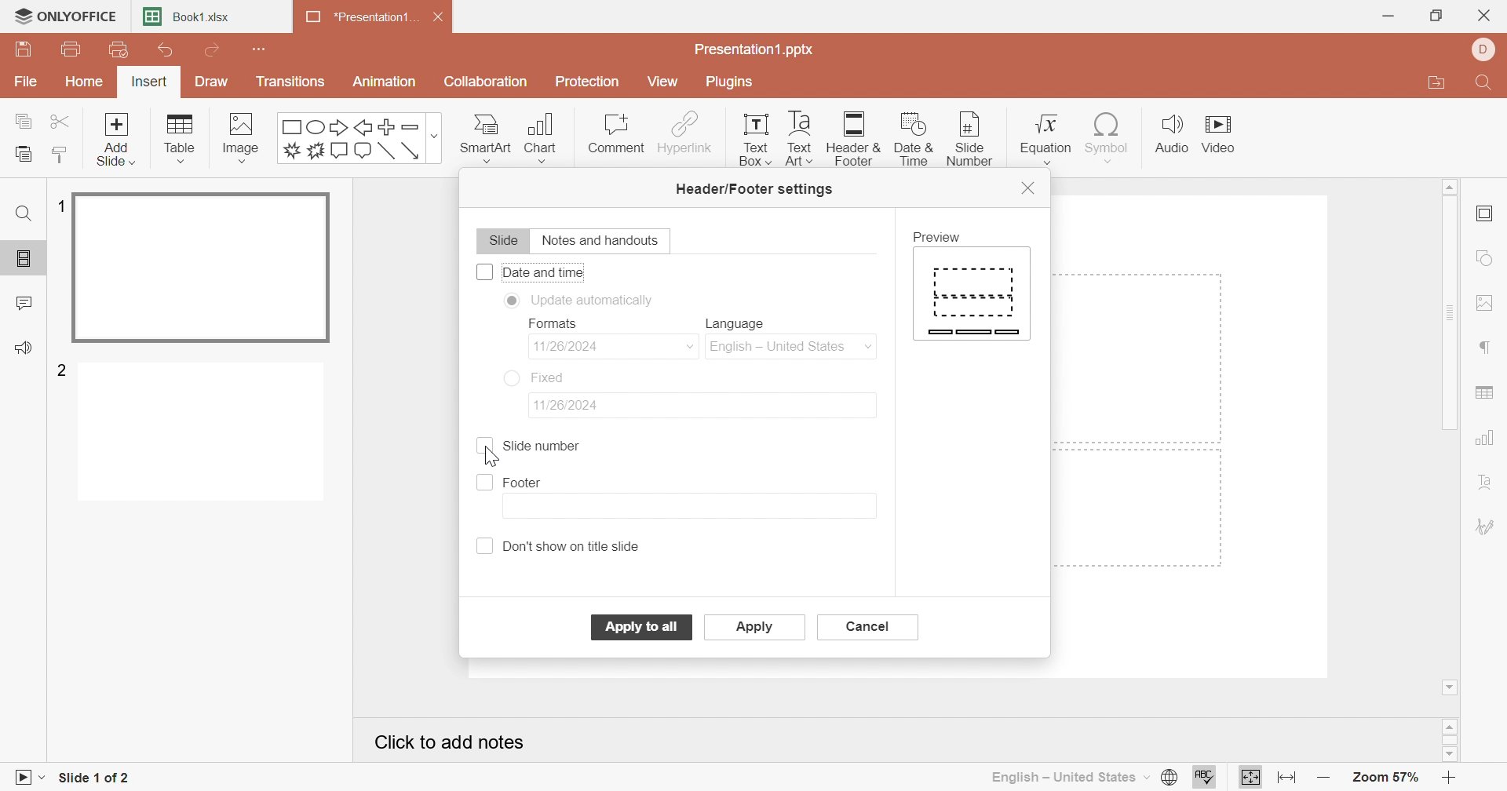 The height and width of the screenshot is (791, 1507). What do you see at coordinates (755, 50) in the screenshot?
I see `Presentation1.pptx` at bounding box center [755, 50].